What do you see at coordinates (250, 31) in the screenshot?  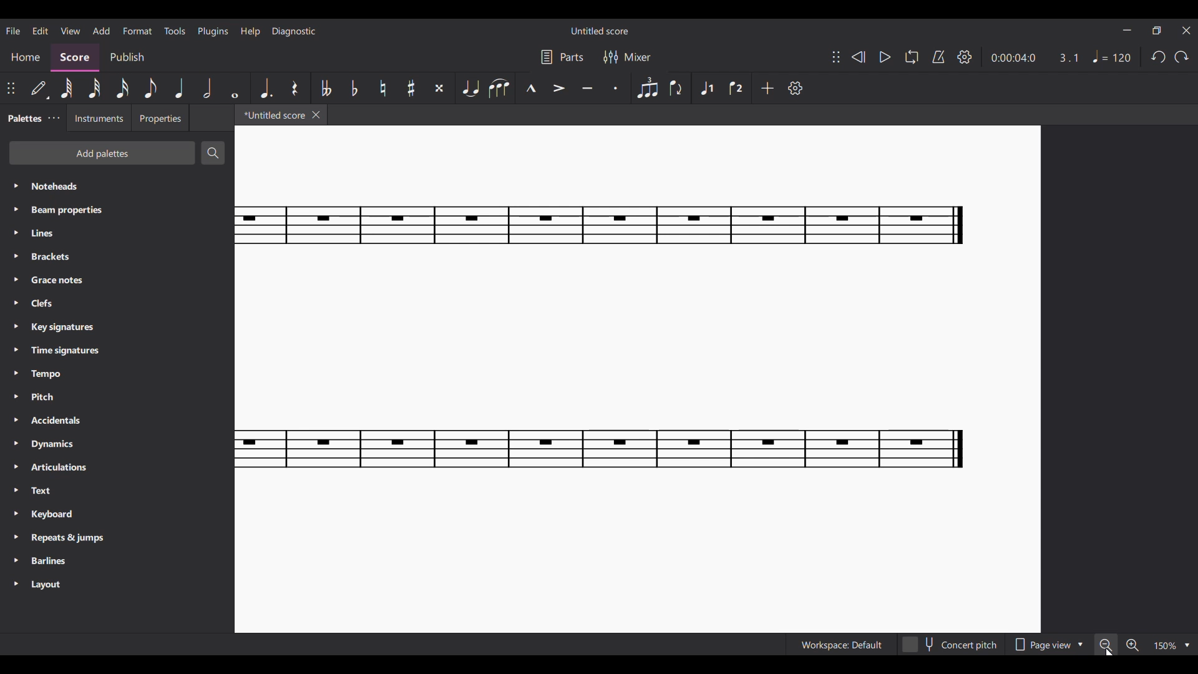 I see `Help menu` at bounding box center [250, 31].